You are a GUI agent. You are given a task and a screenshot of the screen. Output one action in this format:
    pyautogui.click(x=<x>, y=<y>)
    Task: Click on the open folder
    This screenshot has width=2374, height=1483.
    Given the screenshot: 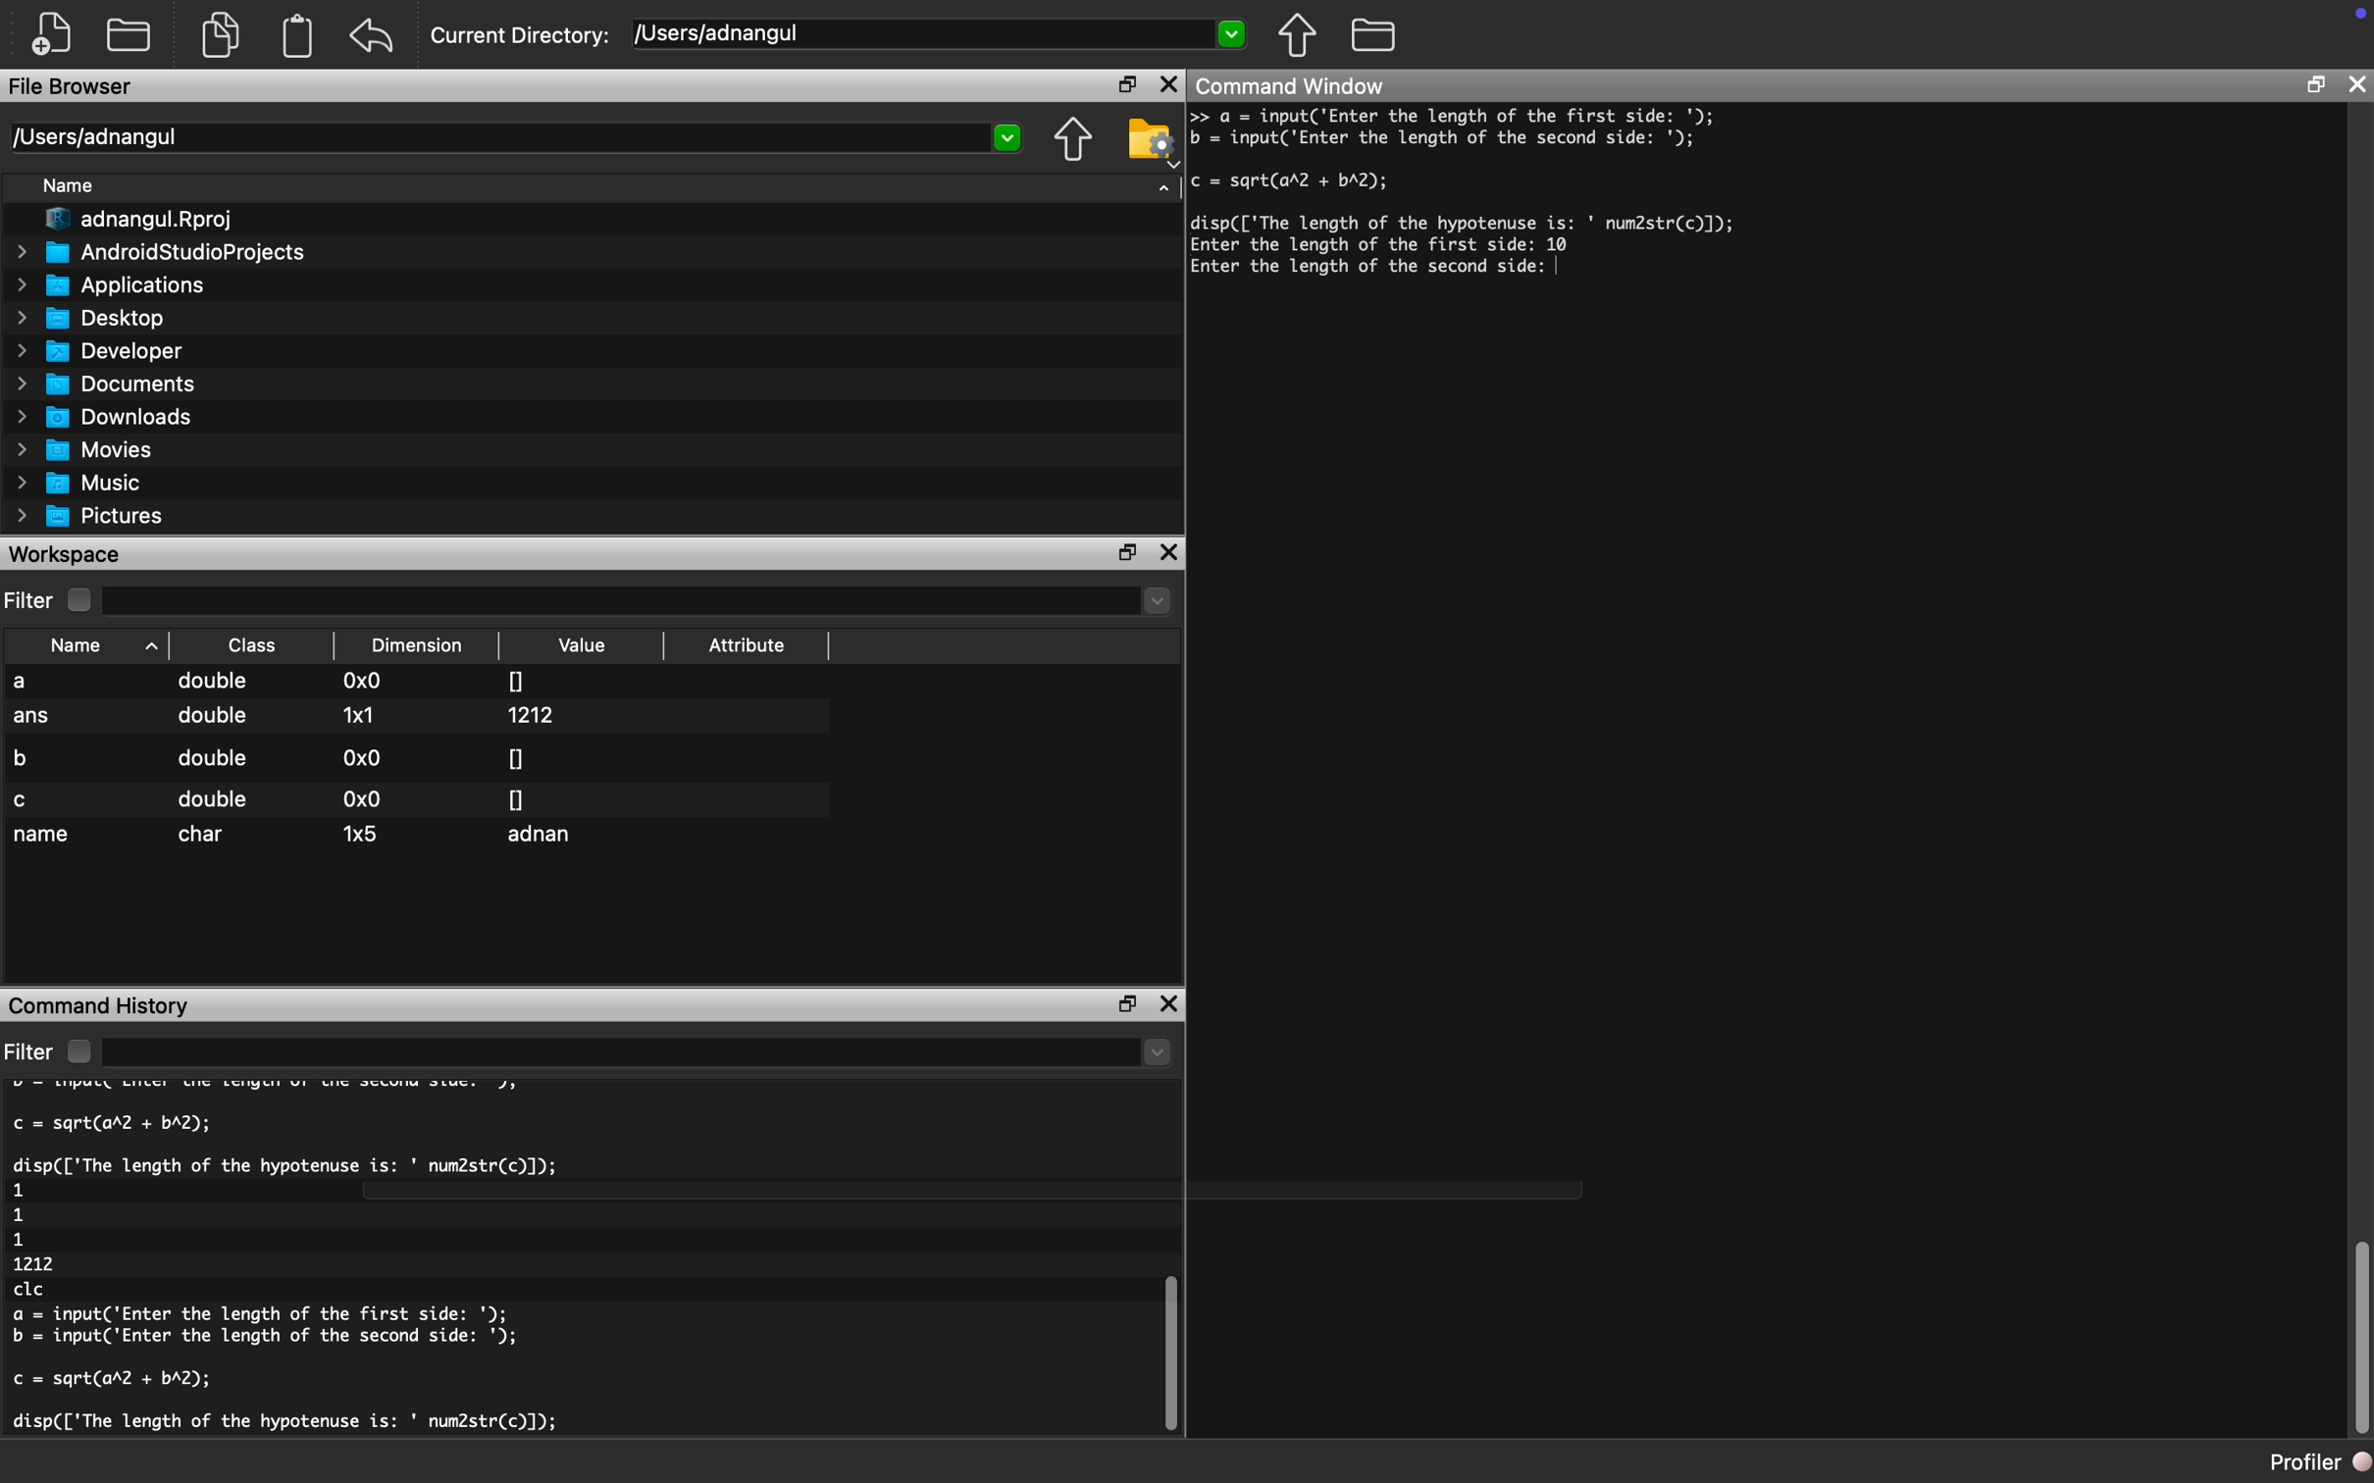 What is the action you would take?
    pyautogui.click(x=131, y=32)
    